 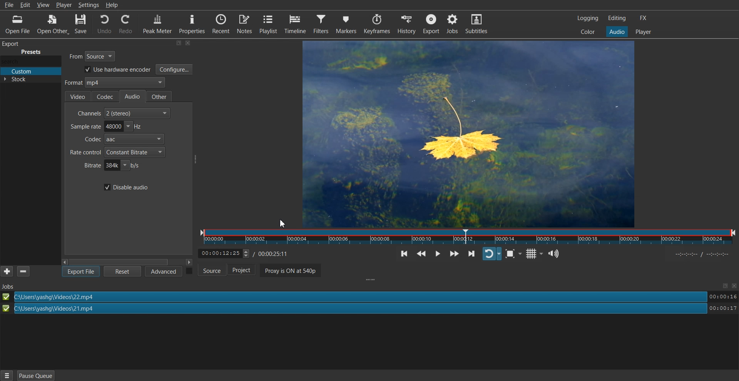 I want to click on add, so click(x=7, y=272).